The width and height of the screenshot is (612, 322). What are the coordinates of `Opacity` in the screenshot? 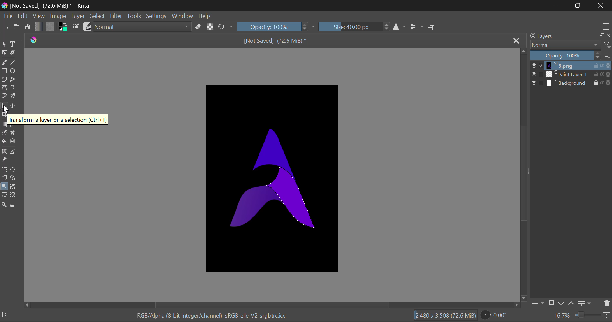 It's located at (273, 27).